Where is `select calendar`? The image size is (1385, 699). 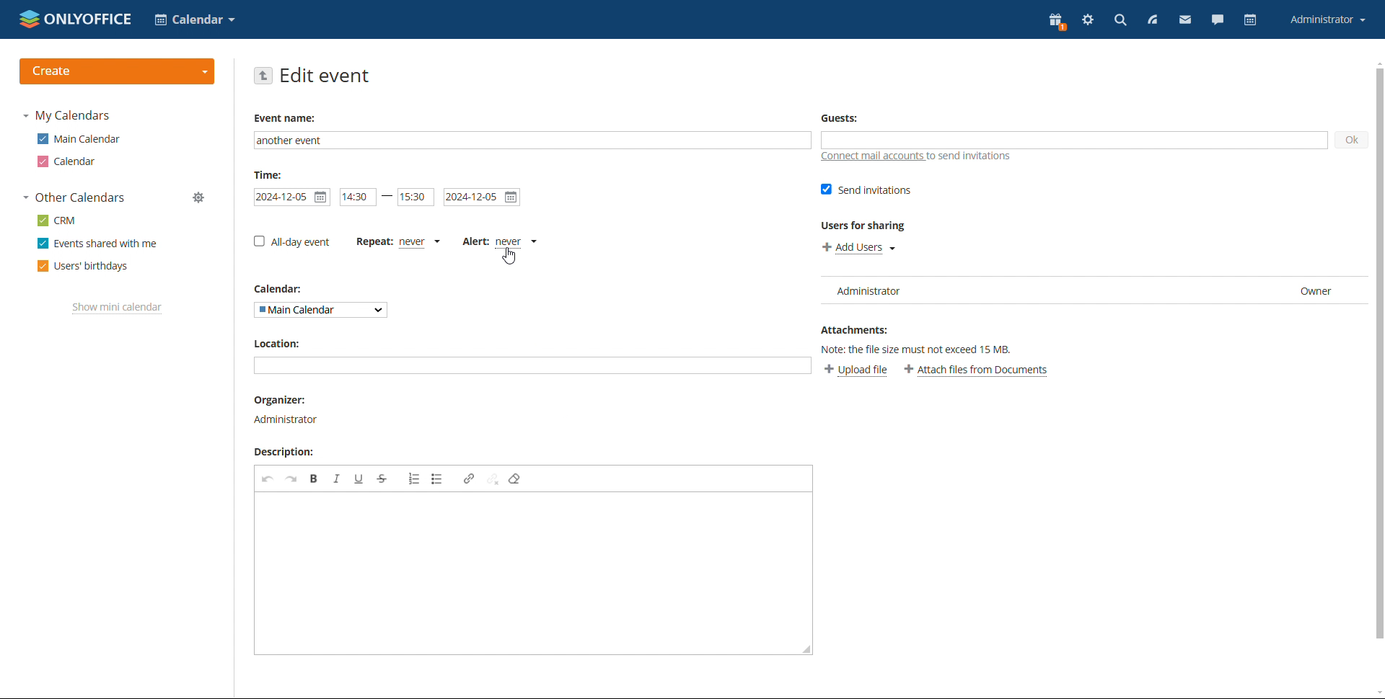 select calendar is located at coordinates (320, 311).